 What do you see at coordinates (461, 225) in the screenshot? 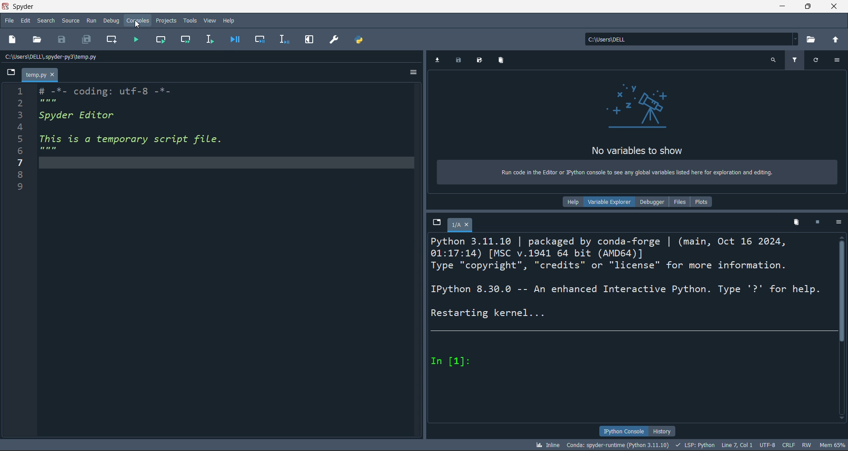
I see `1/A` at bounding box center [461, 225].